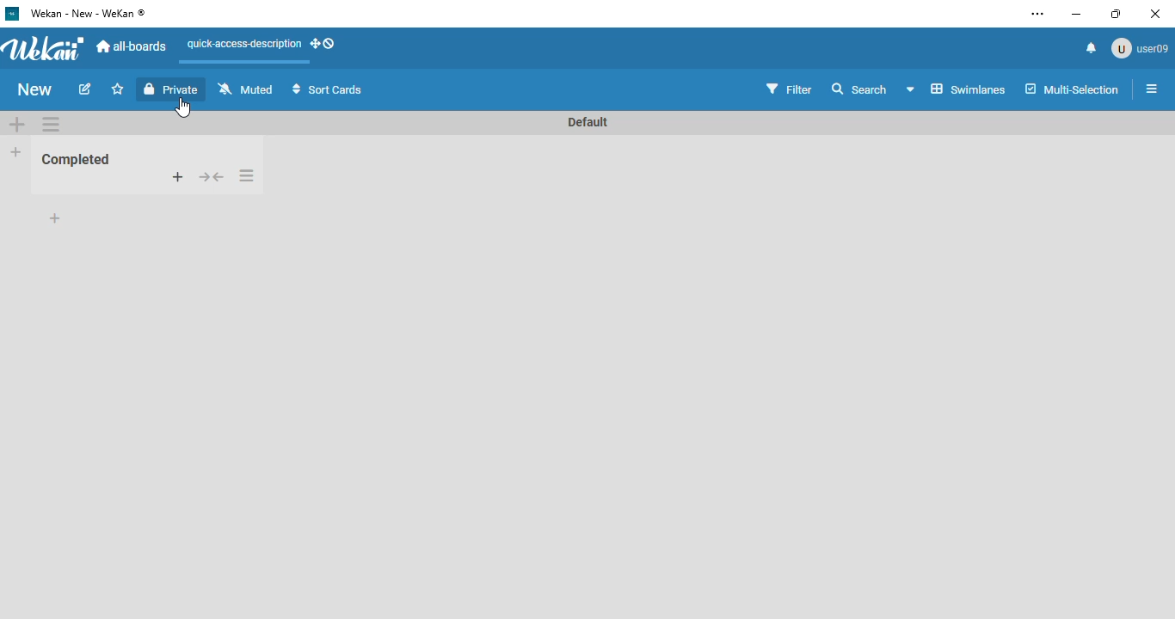 Image resolution: width=1175 pixels, height=619 pixels. Describe the element at coordinates (1072, 89) in the screenshot. I see `multi-selection` at that location.